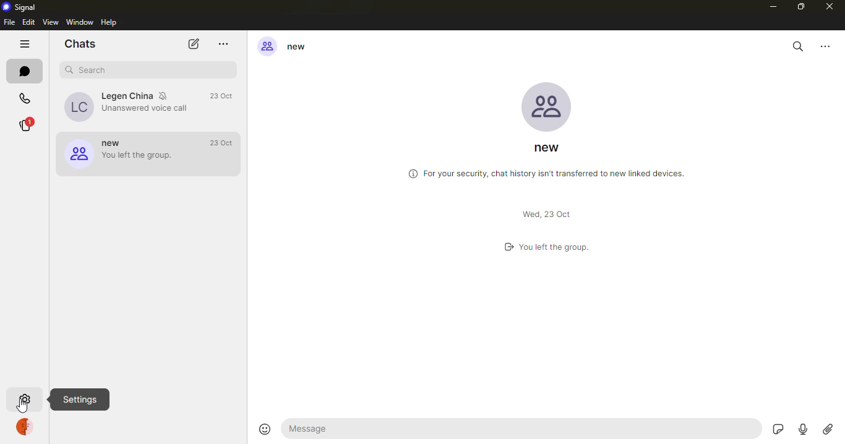 The image size is (845, 444). What do you see at coordinates (803, 431) in the screenshot?
I see `record` at bounding box center [803, 431].